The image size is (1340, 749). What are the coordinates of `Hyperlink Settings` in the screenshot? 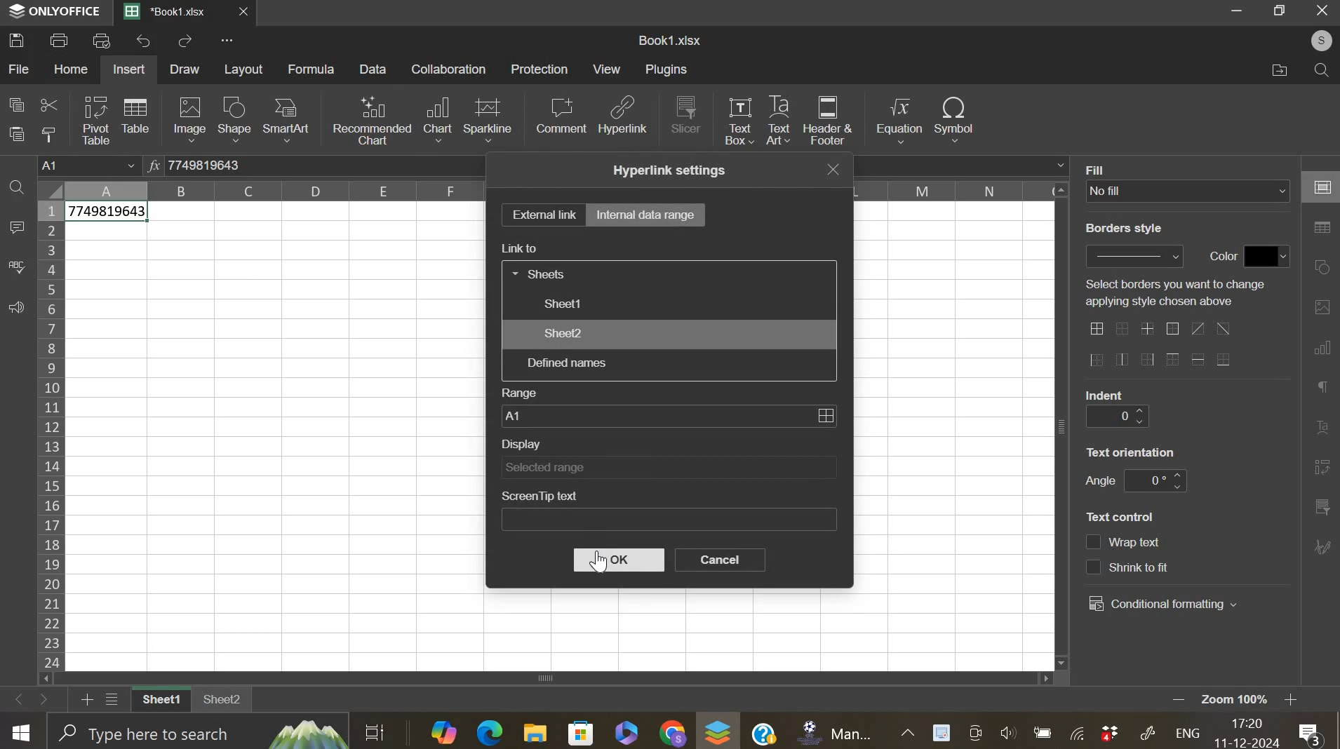 It's located at (666, 170).